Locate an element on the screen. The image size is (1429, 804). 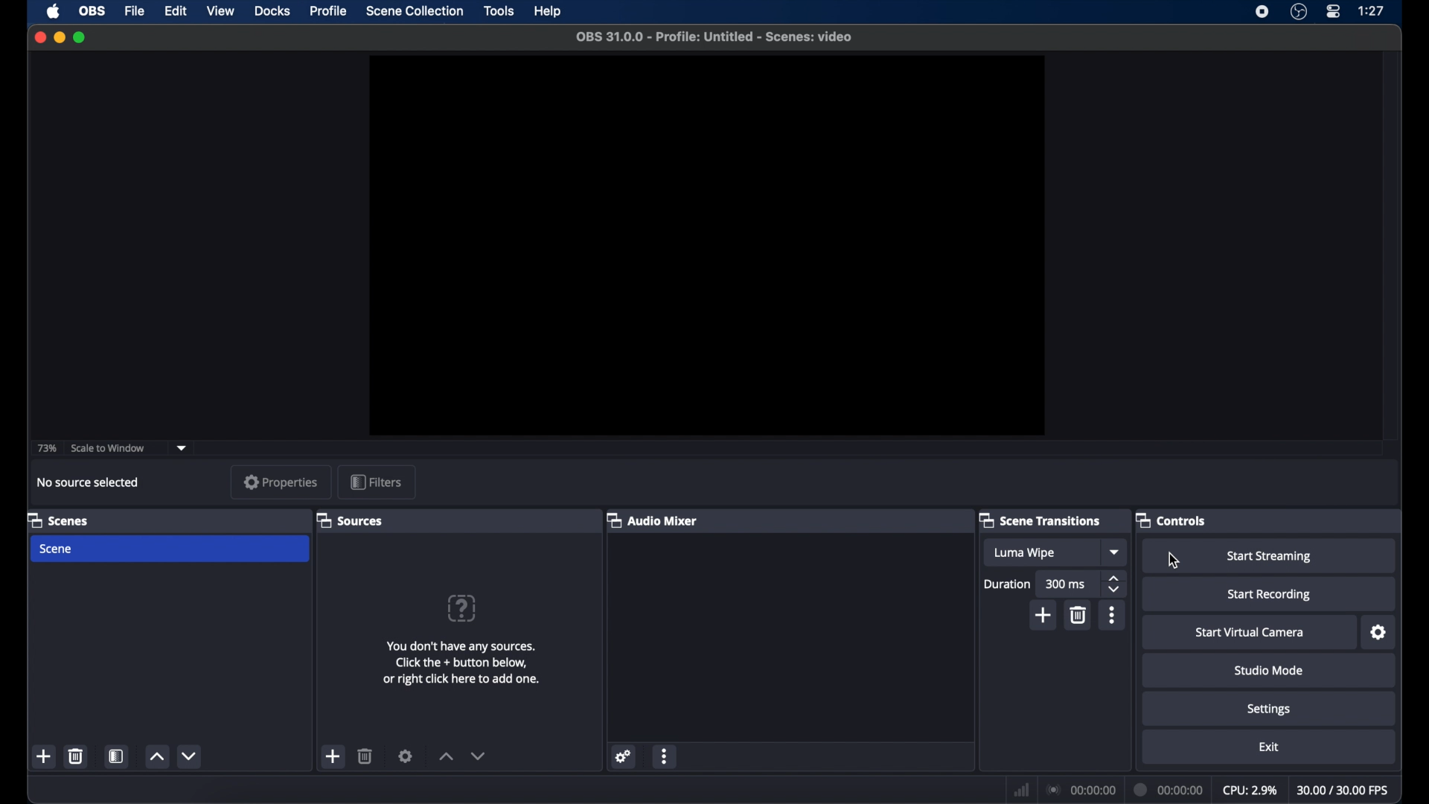
add is located at coordinates (44, 756).